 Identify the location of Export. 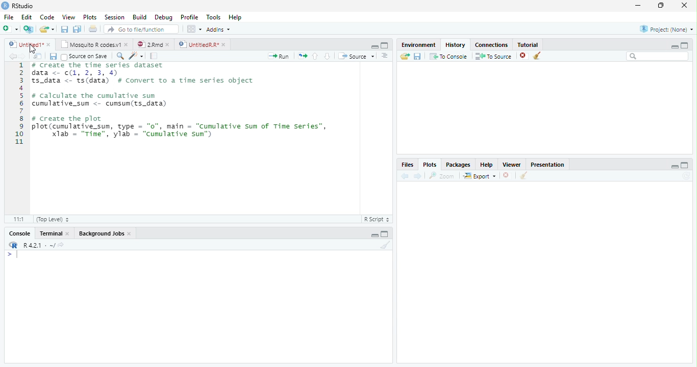
(479, 177).